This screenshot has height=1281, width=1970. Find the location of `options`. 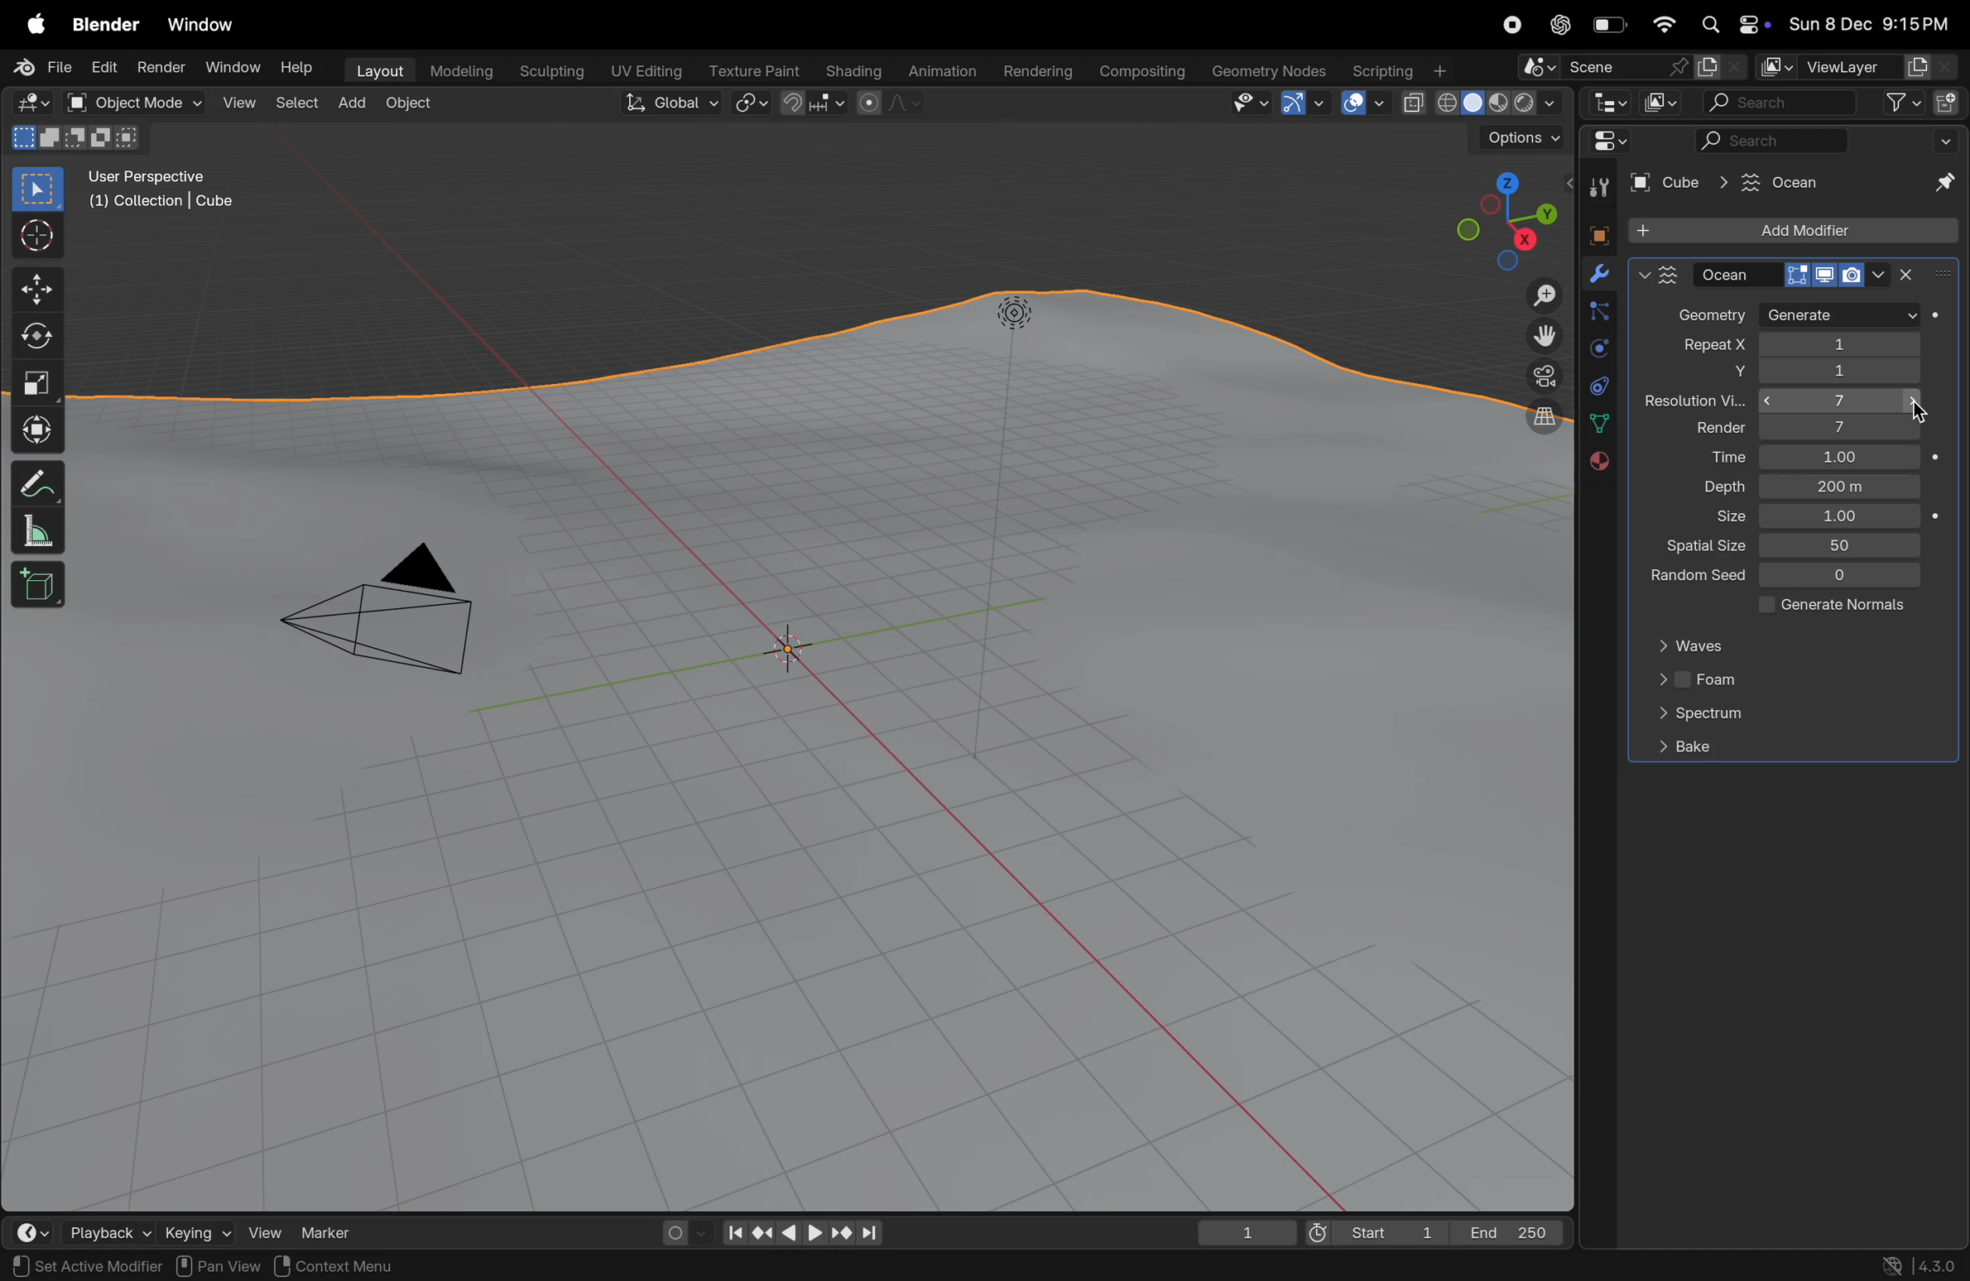

options is located at coordinates (1519, 140).